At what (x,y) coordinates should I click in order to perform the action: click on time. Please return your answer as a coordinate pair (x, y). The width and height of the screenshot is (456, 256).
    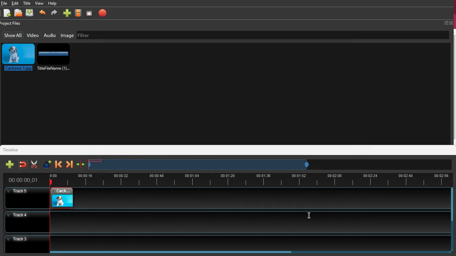
    Looking at the image, I should click on (249, 179).